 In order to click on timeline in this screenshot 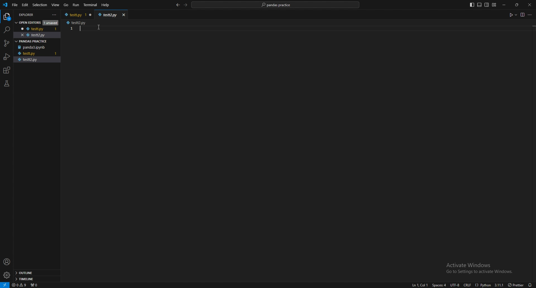, I will do `click(36, 279)`.